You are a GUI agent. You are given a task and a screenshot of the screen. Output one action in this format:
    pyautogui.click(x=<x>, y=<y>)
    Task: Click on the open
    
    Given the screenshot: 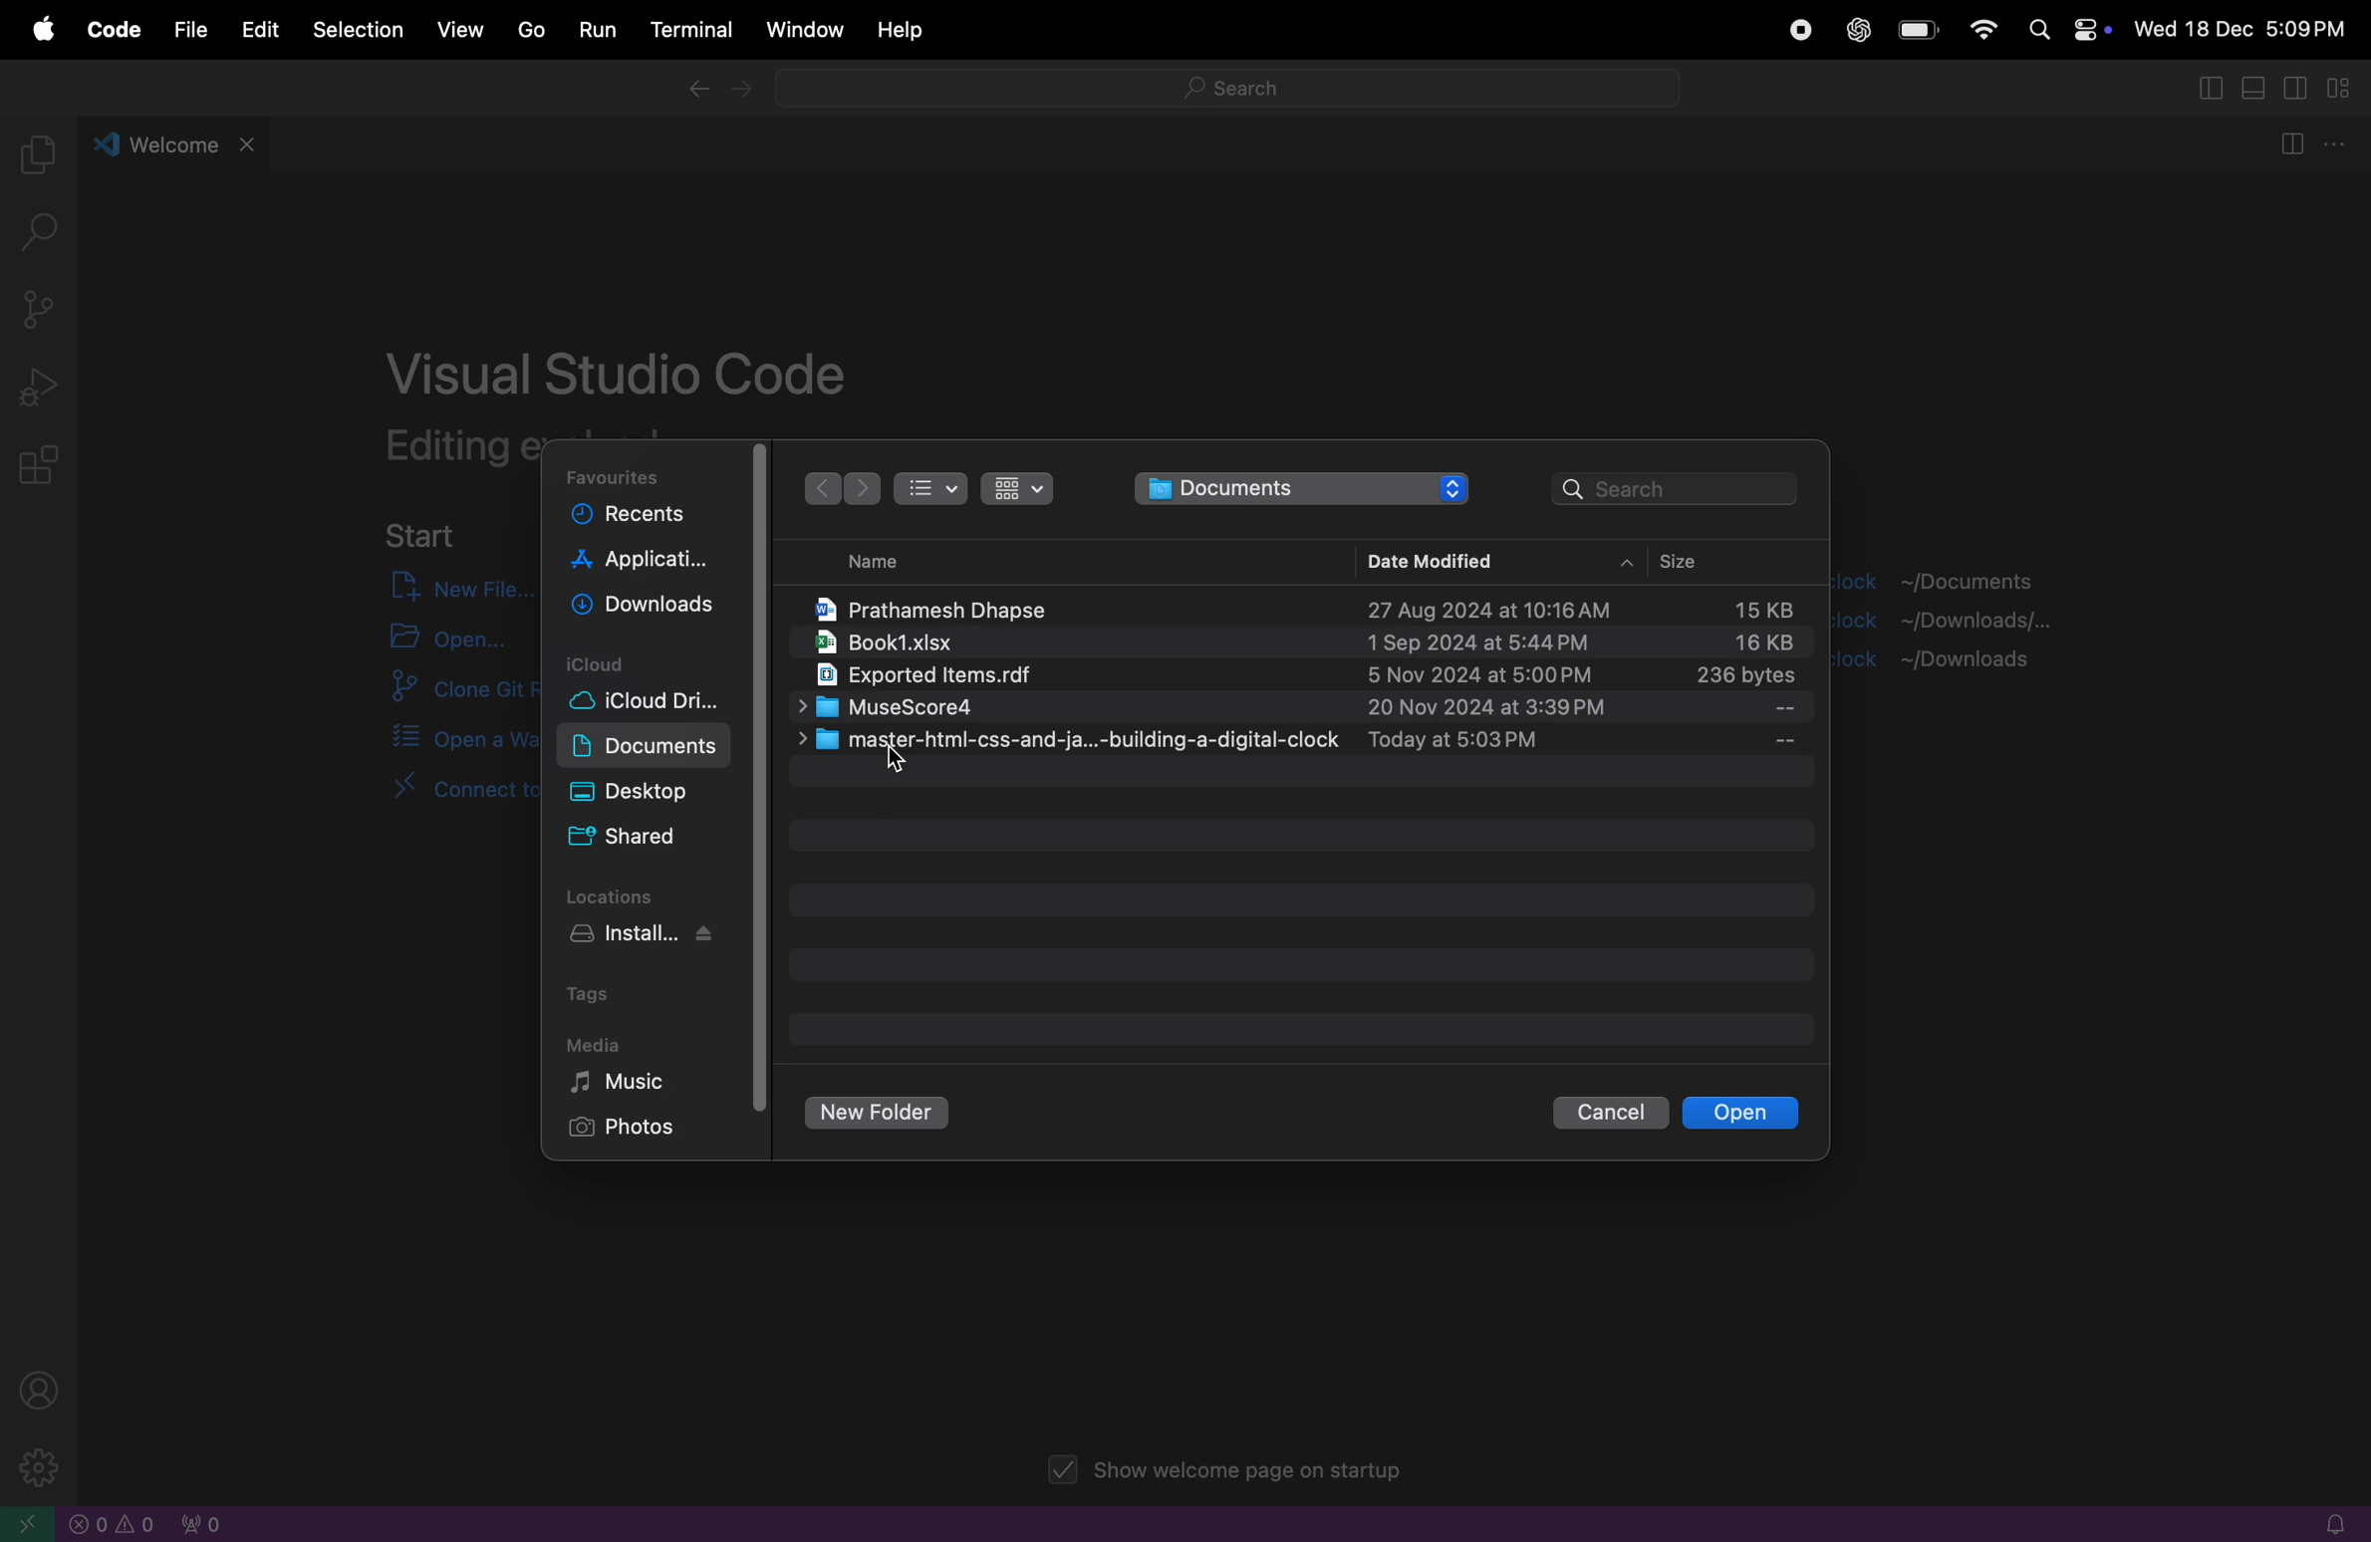 What is the action you would take?
    pyautogui.click(x=1740, y=1113)
    